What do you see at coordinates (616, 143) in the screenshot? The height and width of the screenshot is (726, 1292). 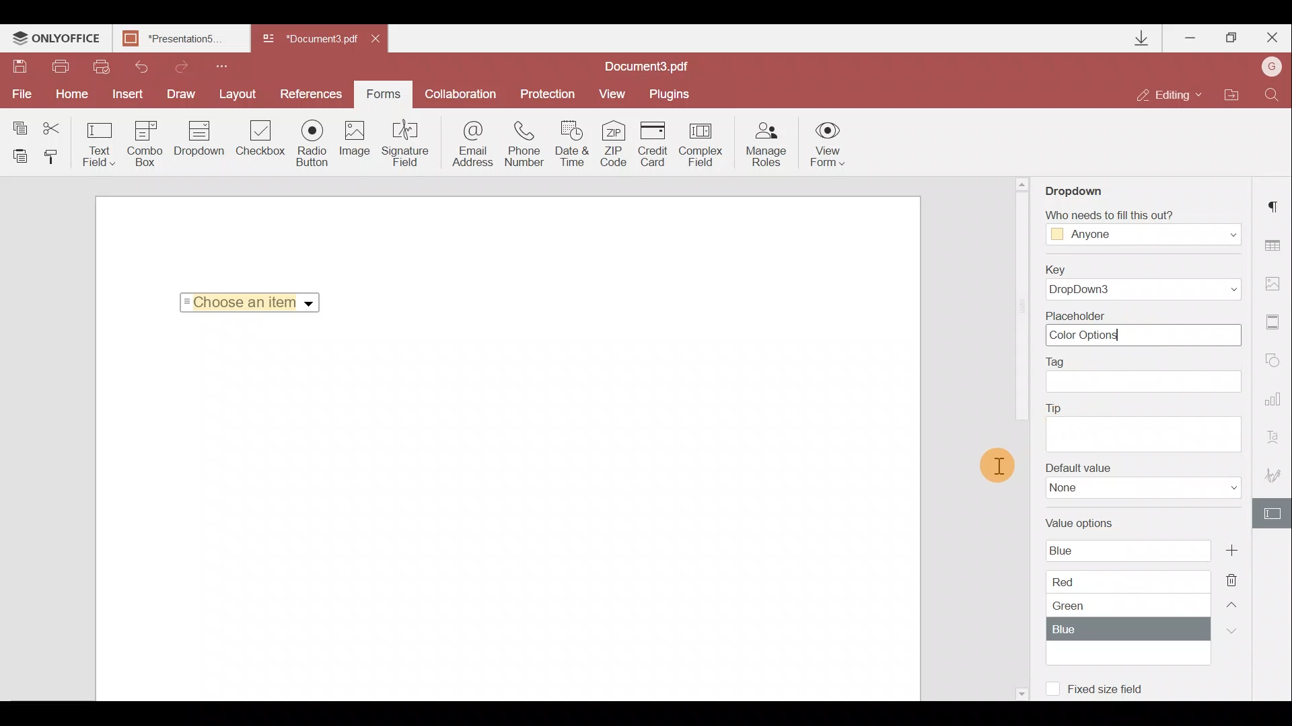 I see `ZIP code` at bounding box center [616, 143].